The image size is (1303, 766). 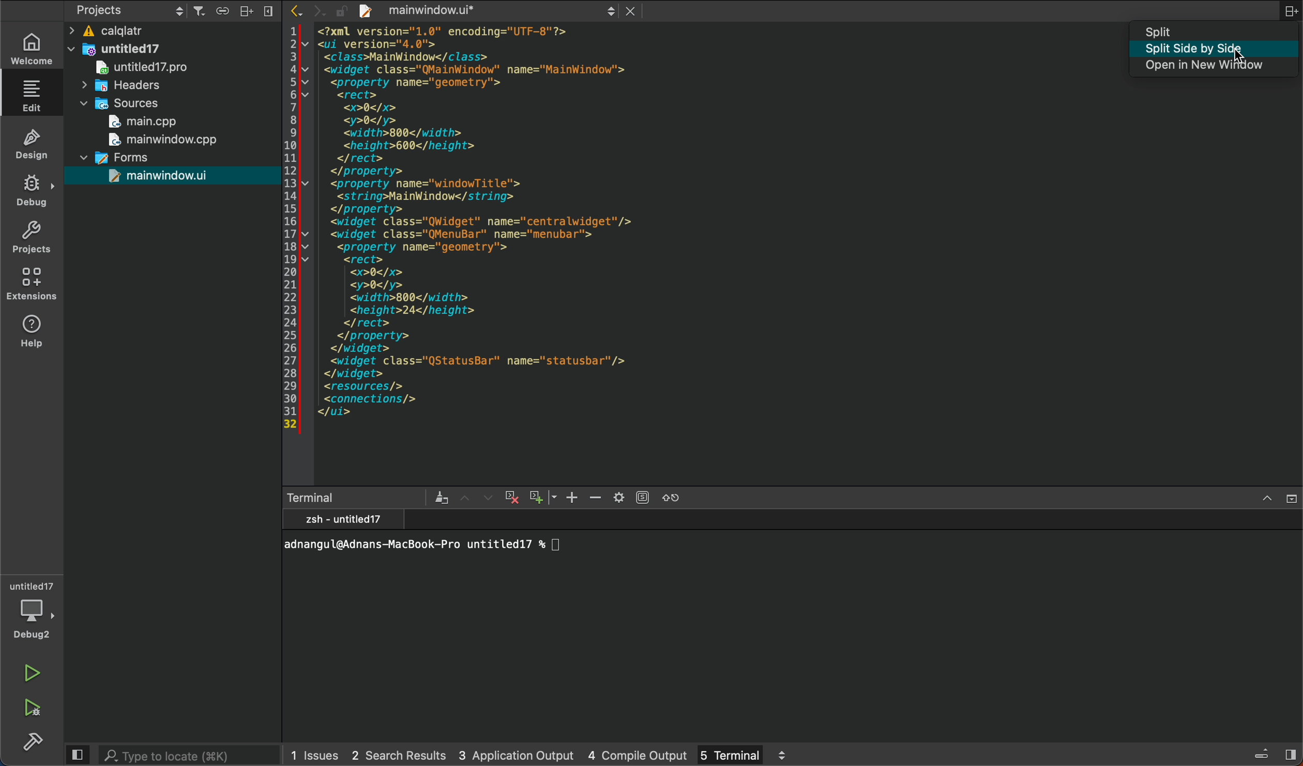 What do you see at coordinates (158, 140) in the screenshot?
I see `main window` at bounding box center [158, 140].